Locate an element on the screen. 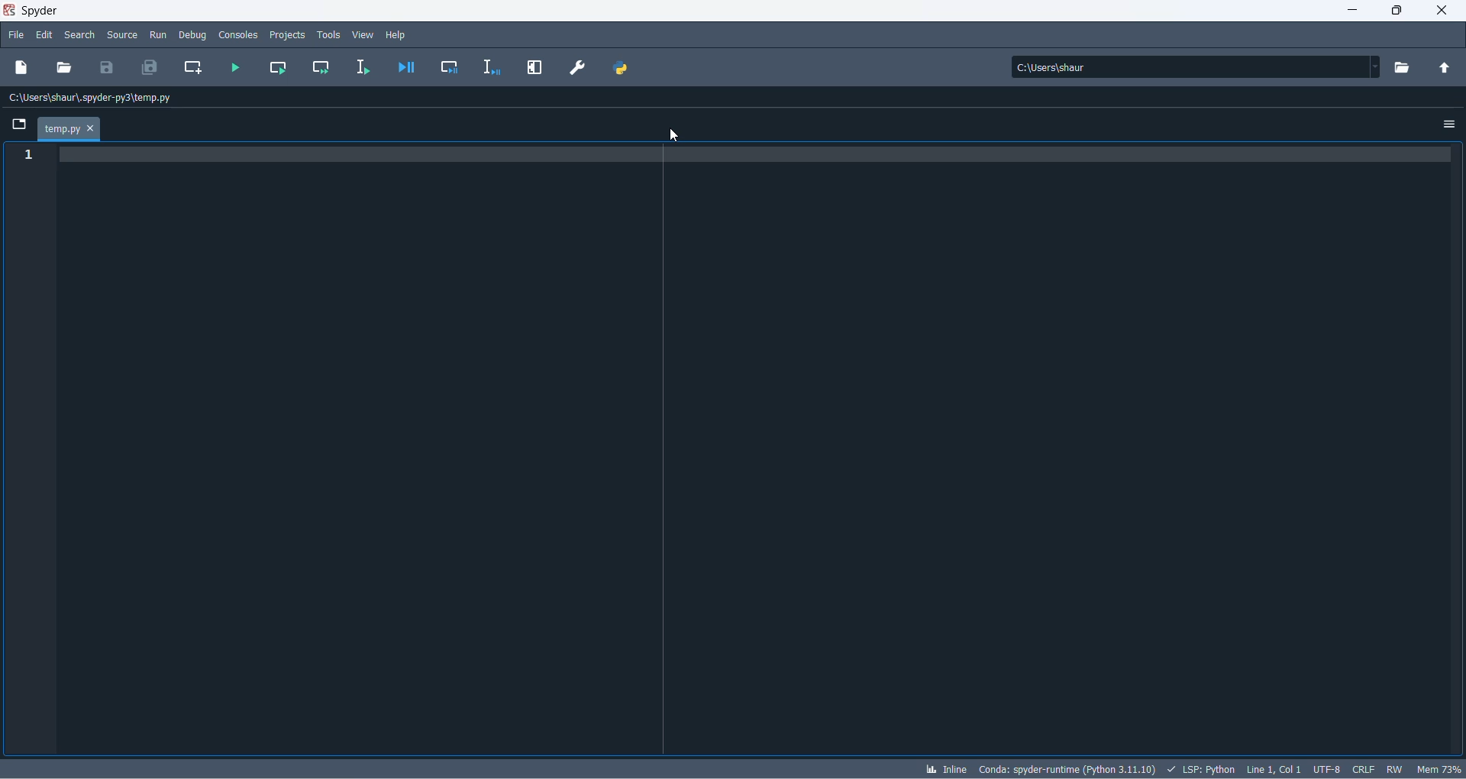 The image size is (1466, 779). tab is located at coordinates (71, 130).